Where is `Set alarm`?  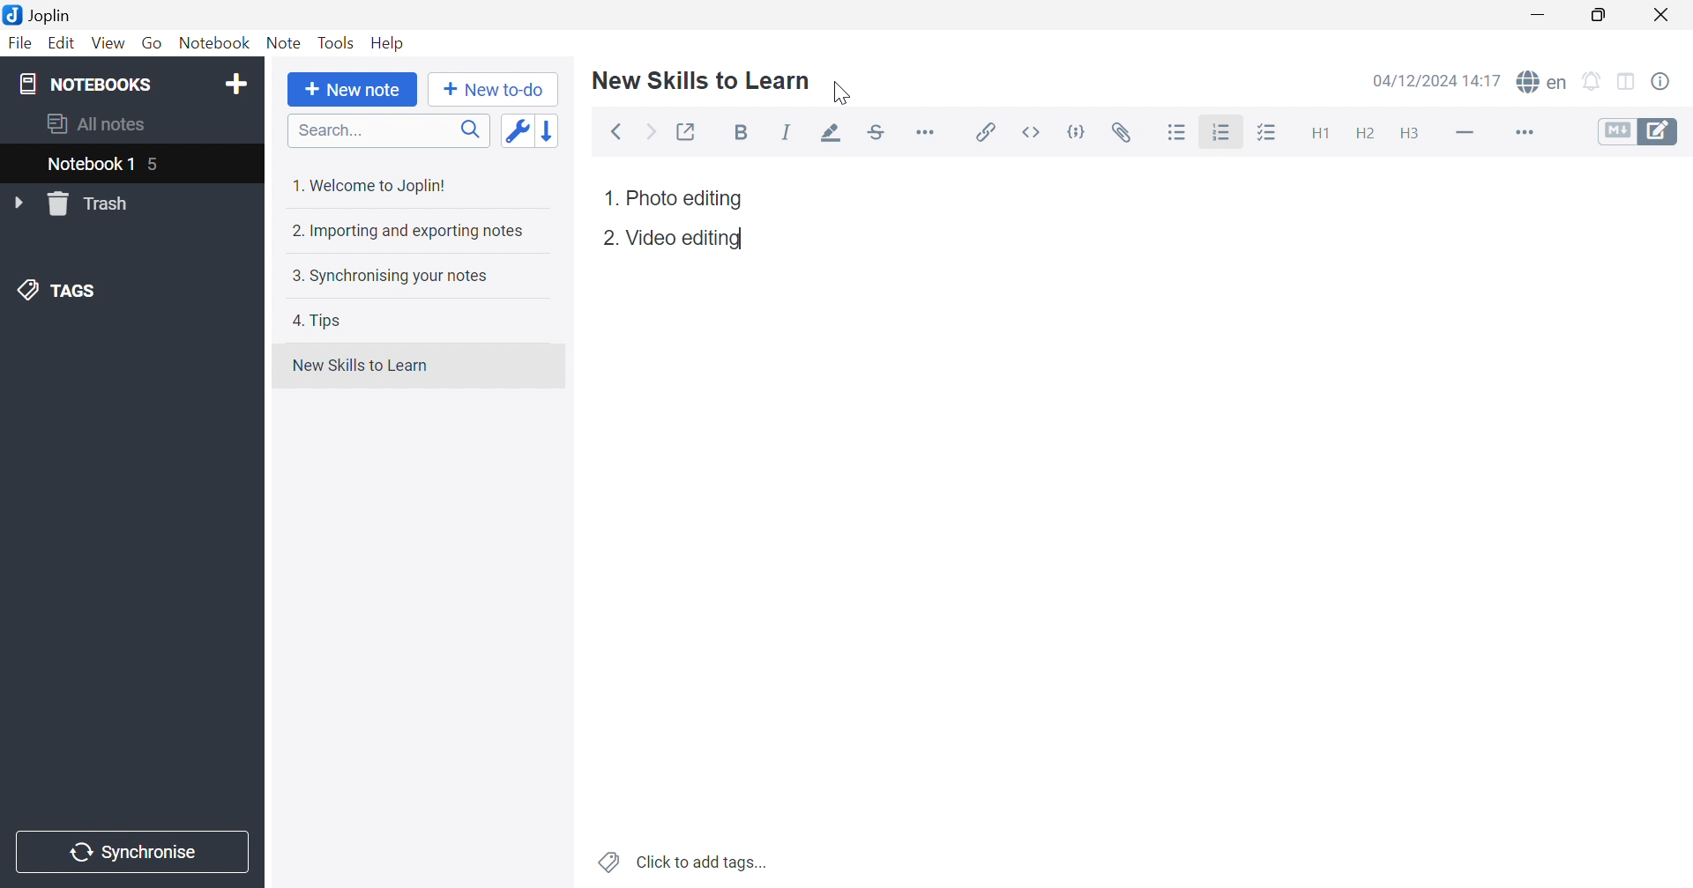 Set alarm is located at coordinates (1592, 82).